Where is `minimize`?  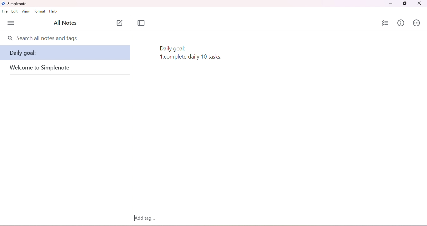
minimize is located at coordinates (390, 4).